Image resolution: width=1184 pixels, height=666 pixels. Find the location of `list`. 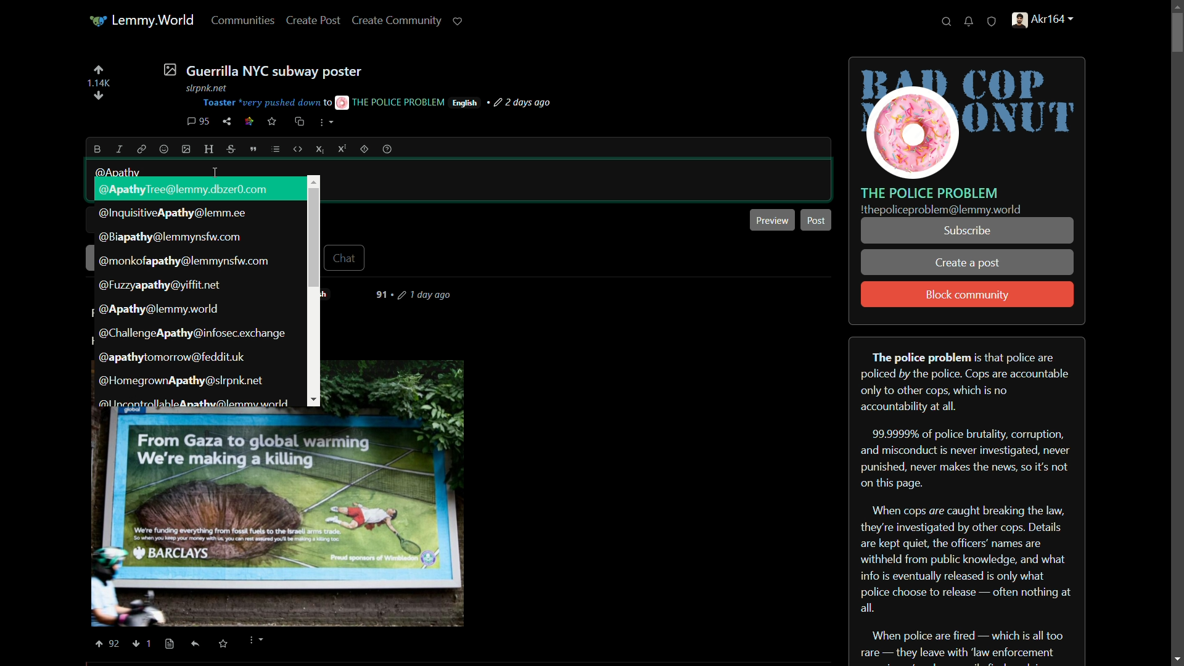

list is located at coordinates (276, 149).